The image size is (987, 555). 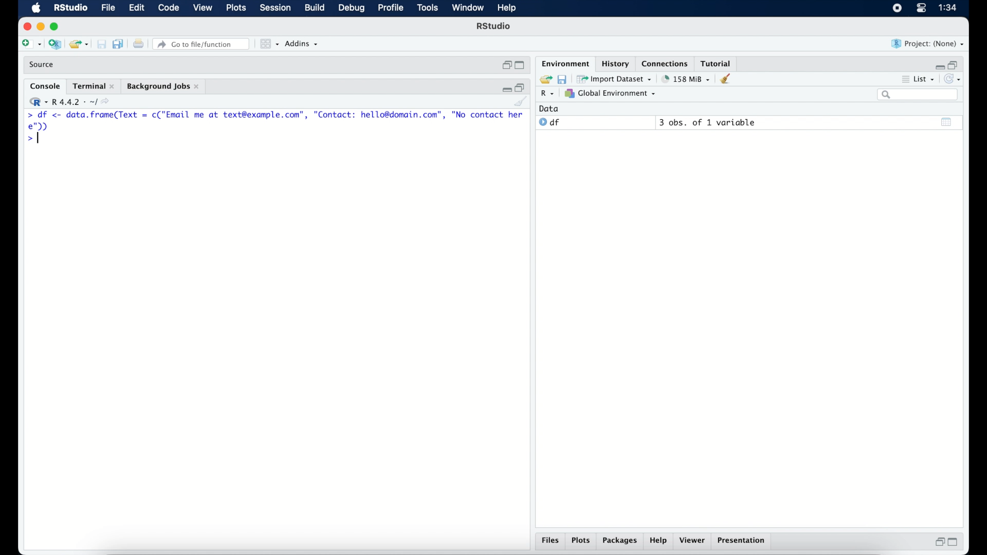 What do you see at coordinates (507, 8) in the screenshot?
I see `help` at bounding box center [507, 8].